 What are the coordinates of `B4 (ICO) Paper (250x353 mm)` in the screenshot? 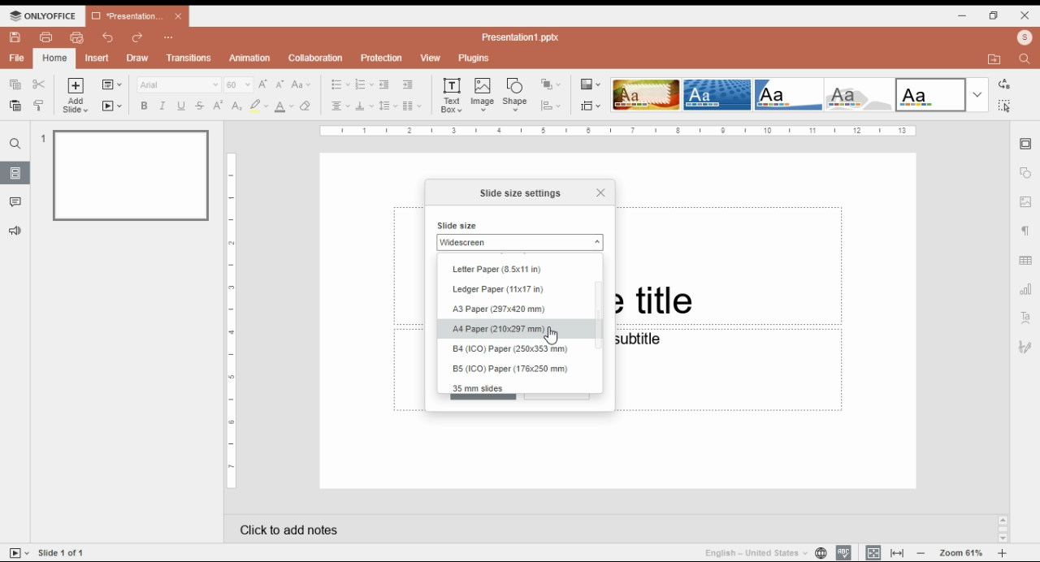 It's located at (514, 350).